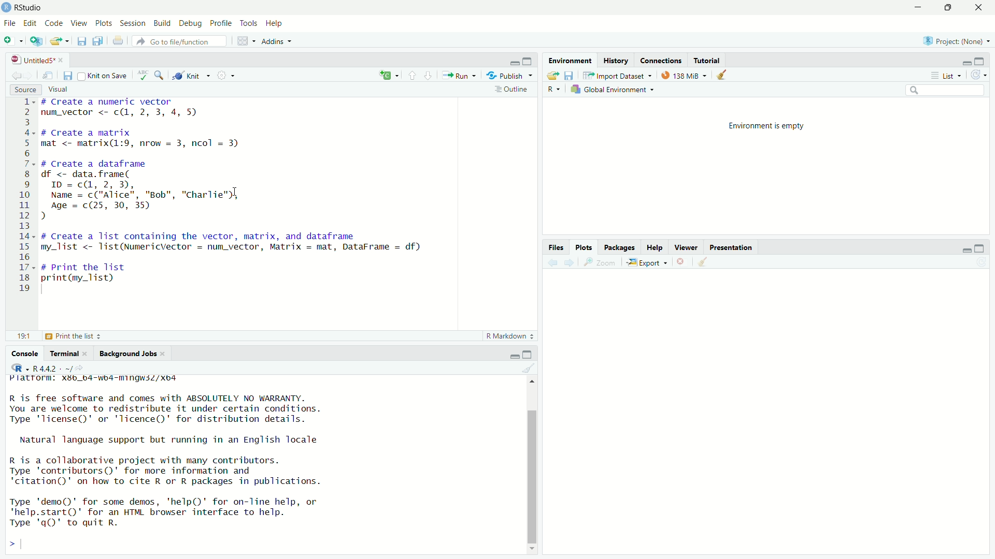 This screenshot has height=559, width=995. What do you see at coordinates (161, 76) in the screenshot?
I see `search` at bounding box center [161, 76].